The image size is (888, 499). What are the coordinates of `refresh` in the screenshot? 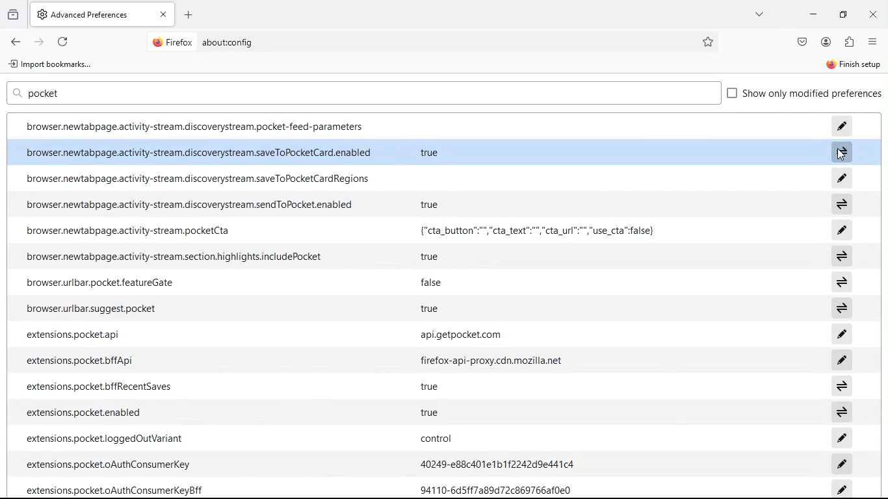 It's located at (64, 43).